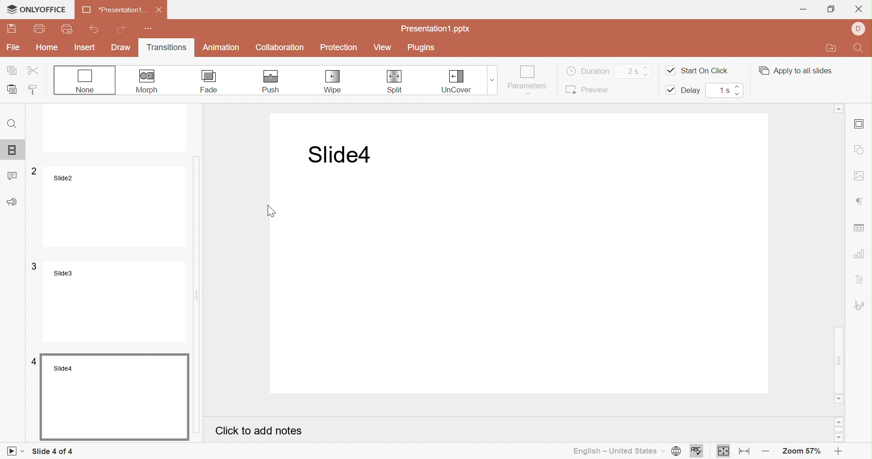  What do you see at coordinates (860, 9) in the screenshot?
I see `Close` at bounding box center [860, 9].